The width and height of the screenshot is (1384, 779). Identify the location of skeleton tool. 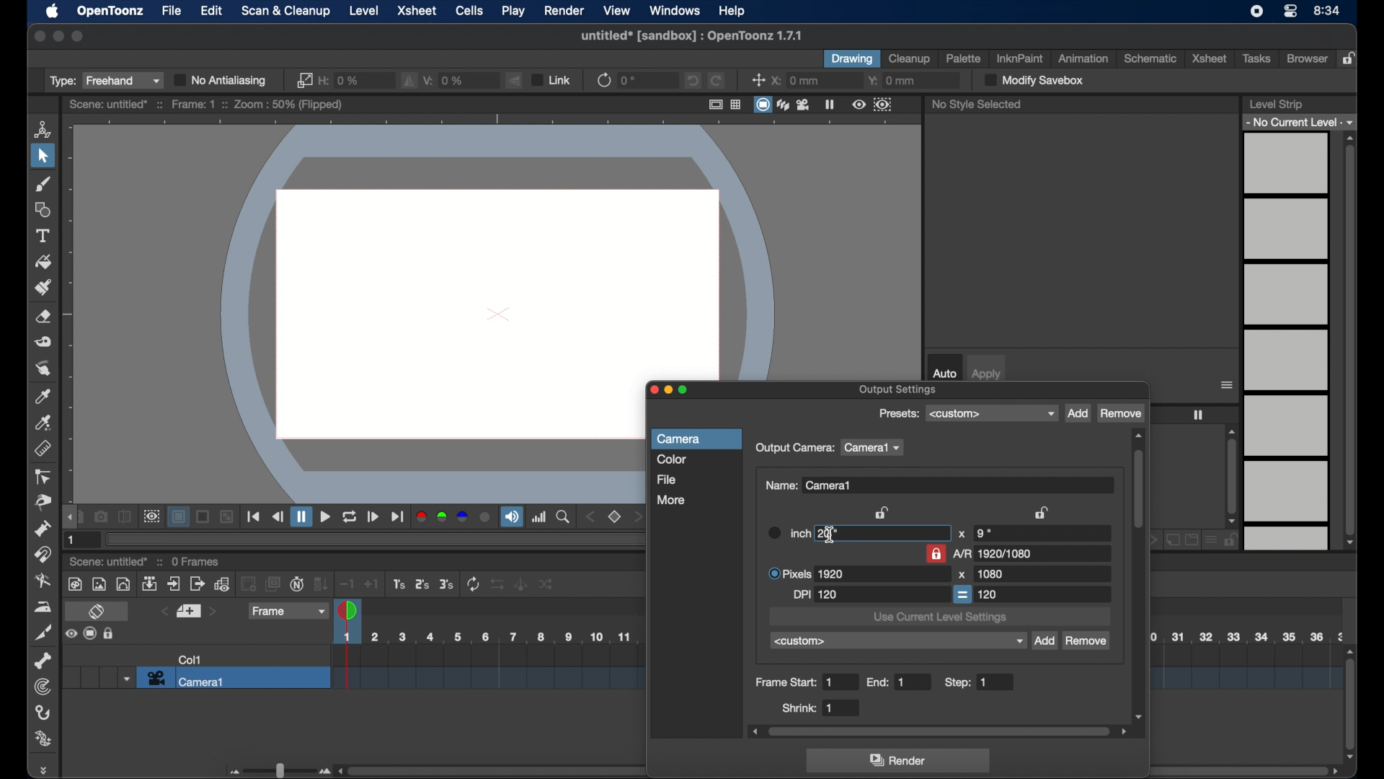
(43, 661).